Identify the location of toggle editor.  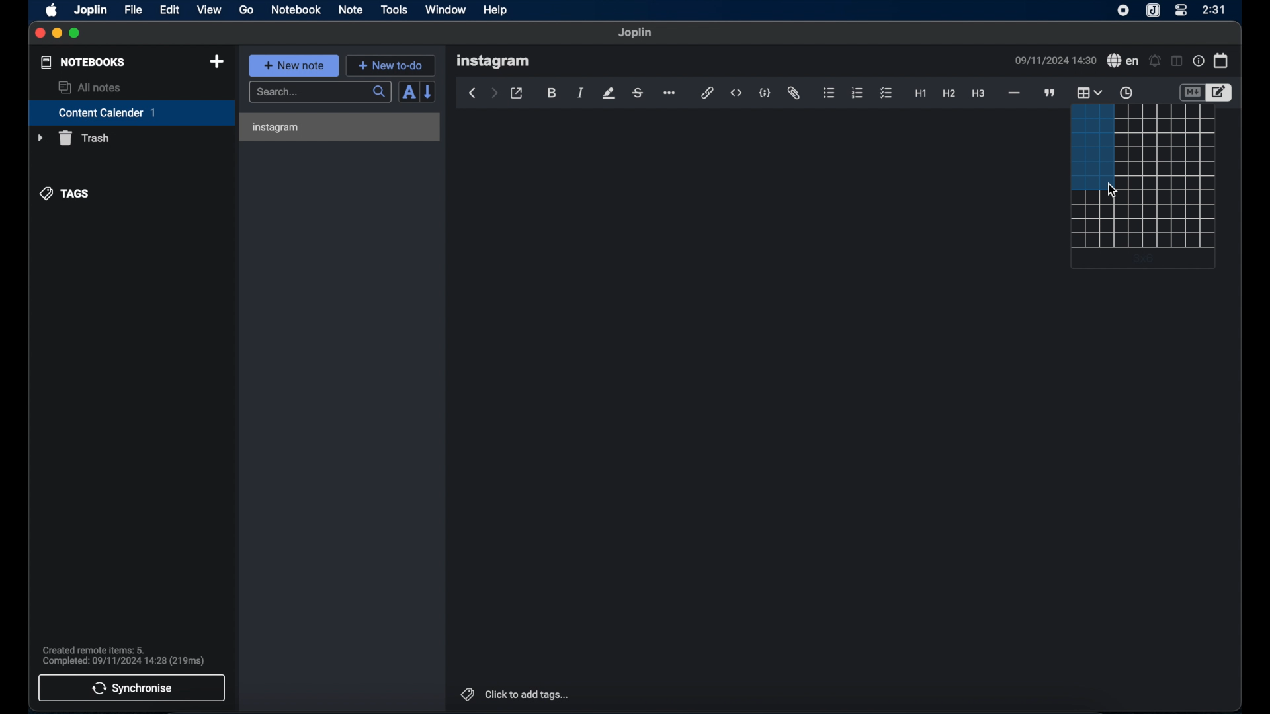
(1222, 91).